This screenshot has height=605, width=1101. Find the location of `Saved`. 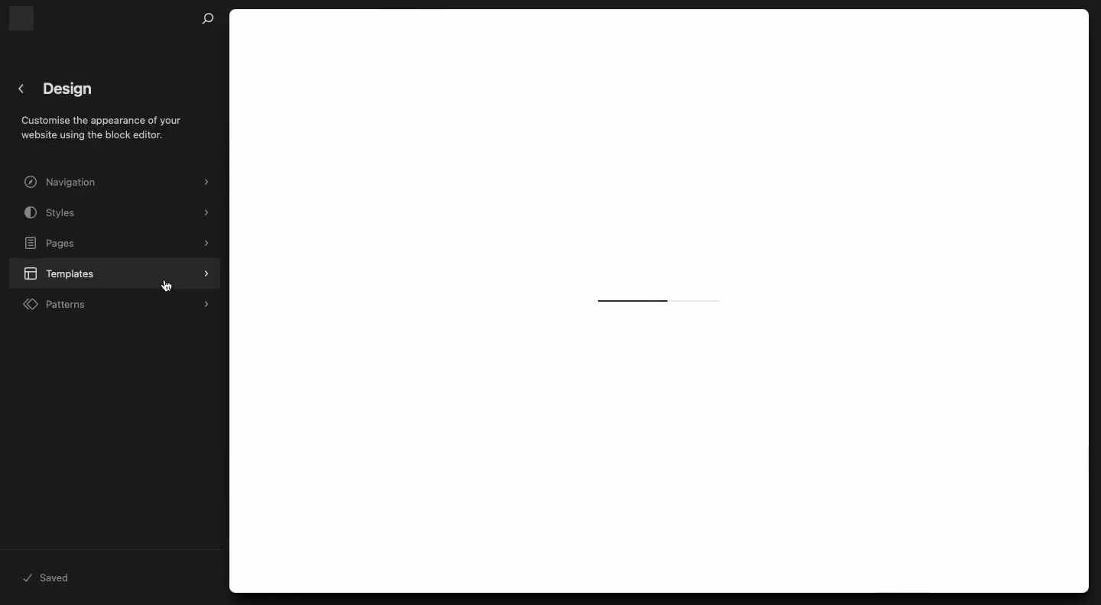

Saved is located at coordinates (54, 577).